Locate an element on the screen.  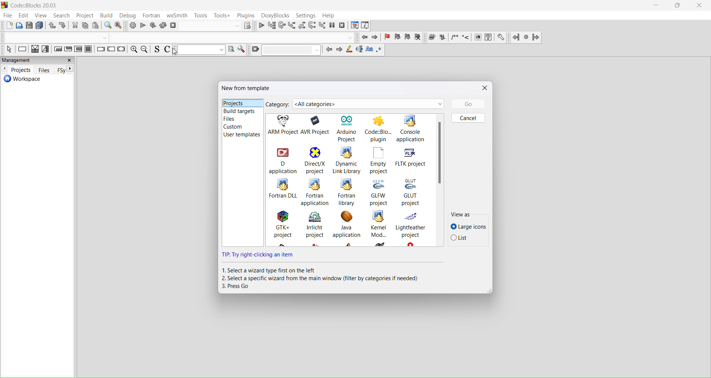
step out is located at coordinates (303, 26).